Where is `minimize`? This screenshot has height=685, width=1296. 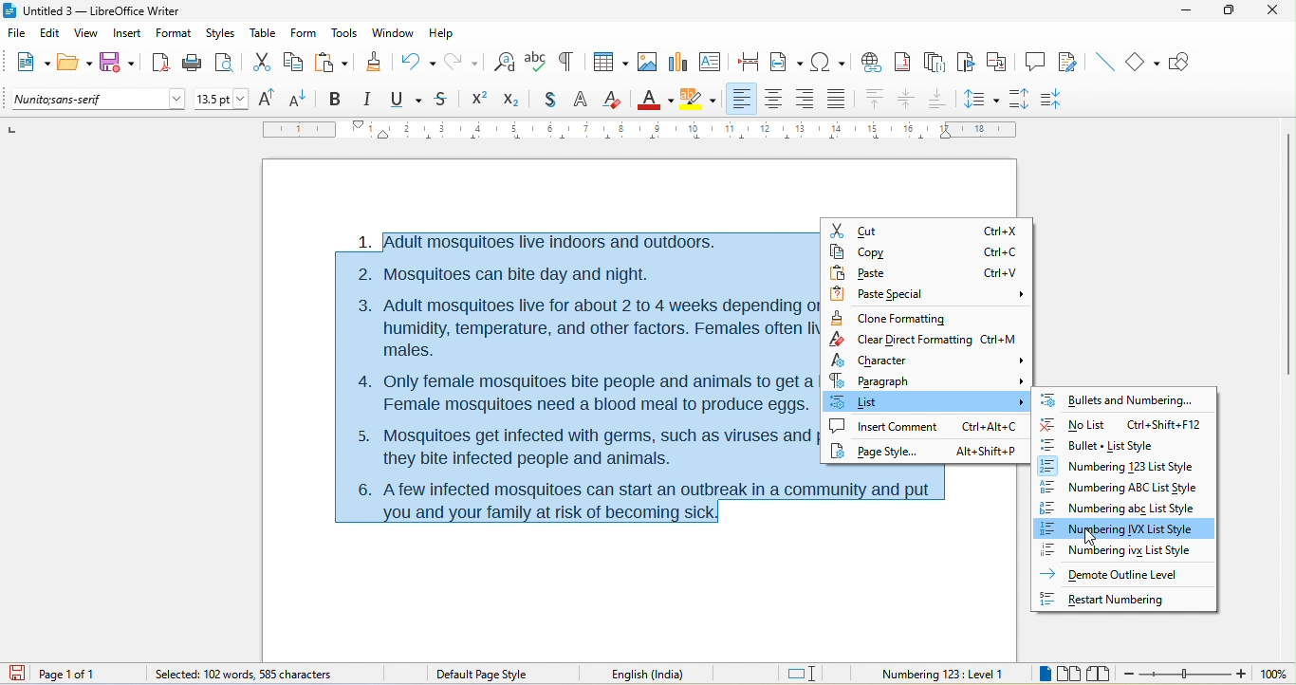
minimize is located at coordinates (1192, 16).